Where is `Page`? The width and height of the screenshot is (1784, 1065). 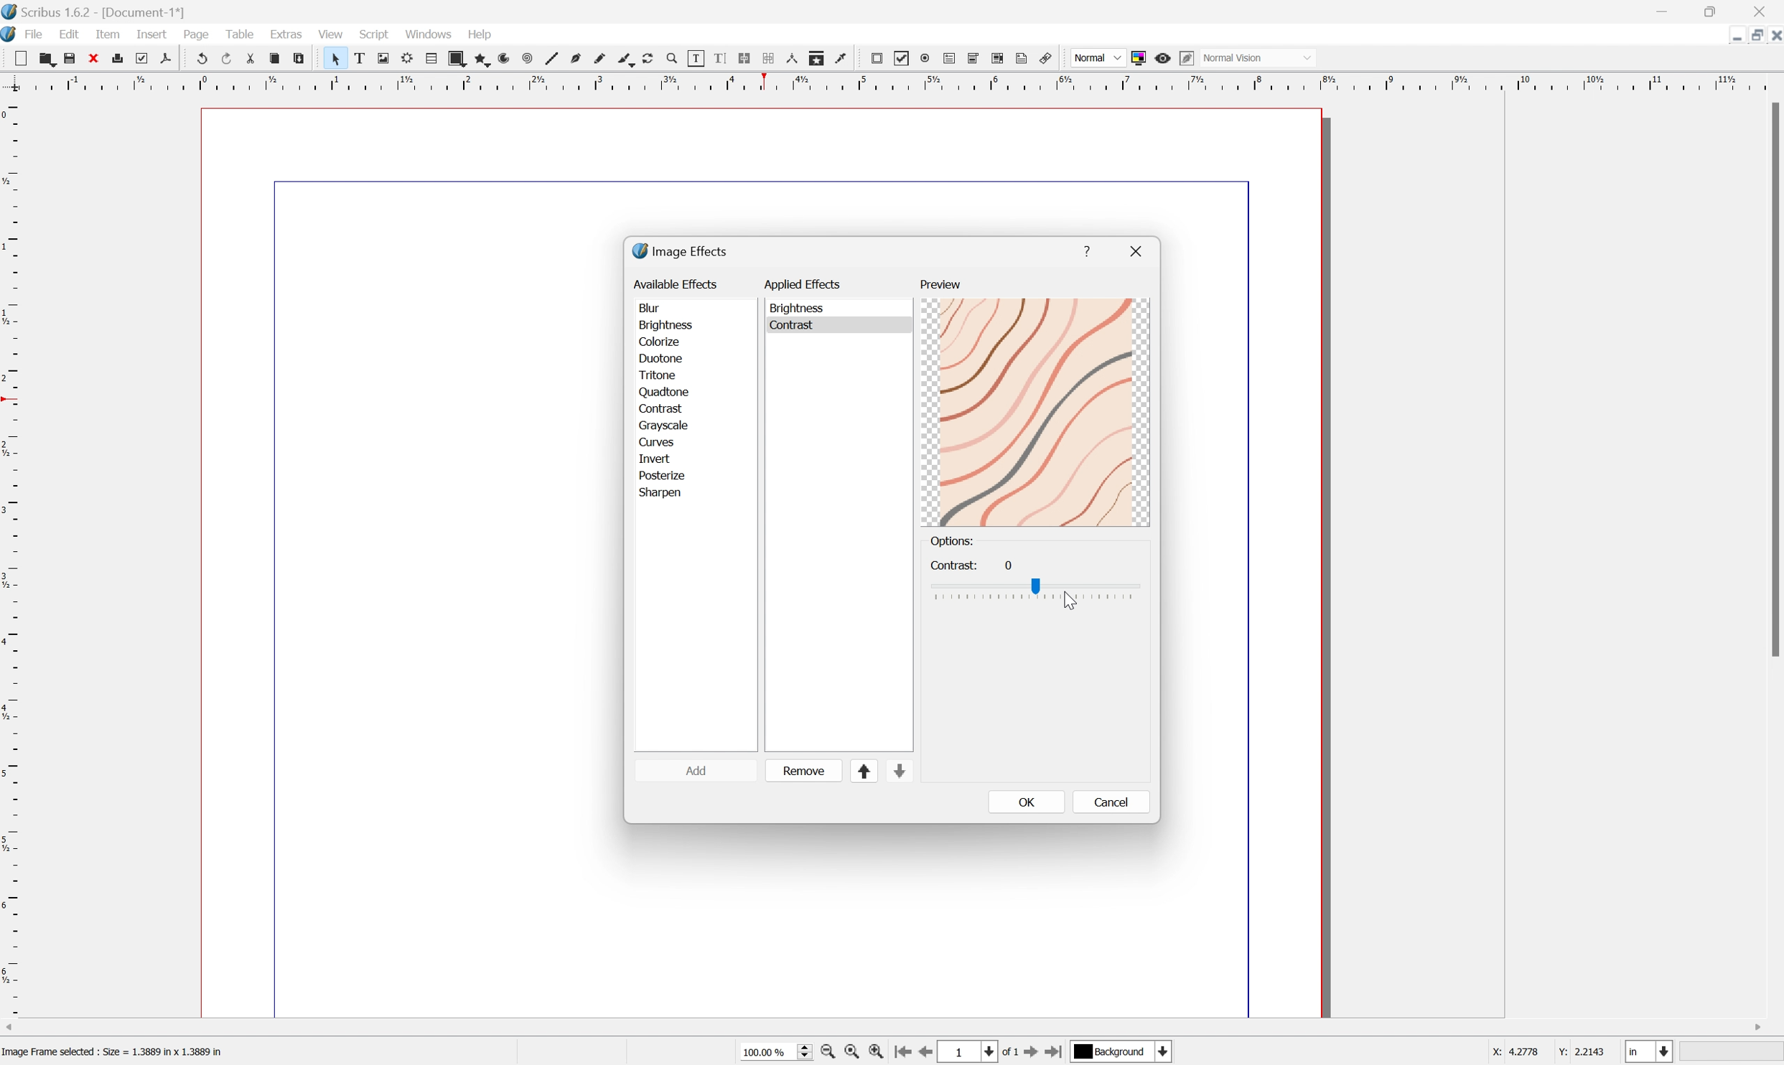 Page is located at coordinates (197, 34).